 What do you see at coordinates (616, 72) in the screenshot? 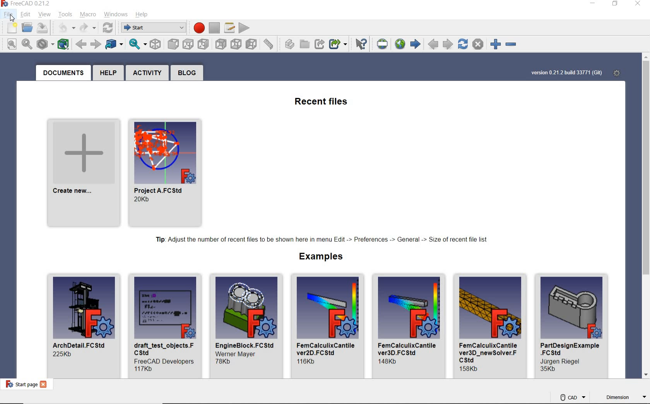
I see `OPEN START PAGE PREFERENCES` at bounding box center [616, 72].